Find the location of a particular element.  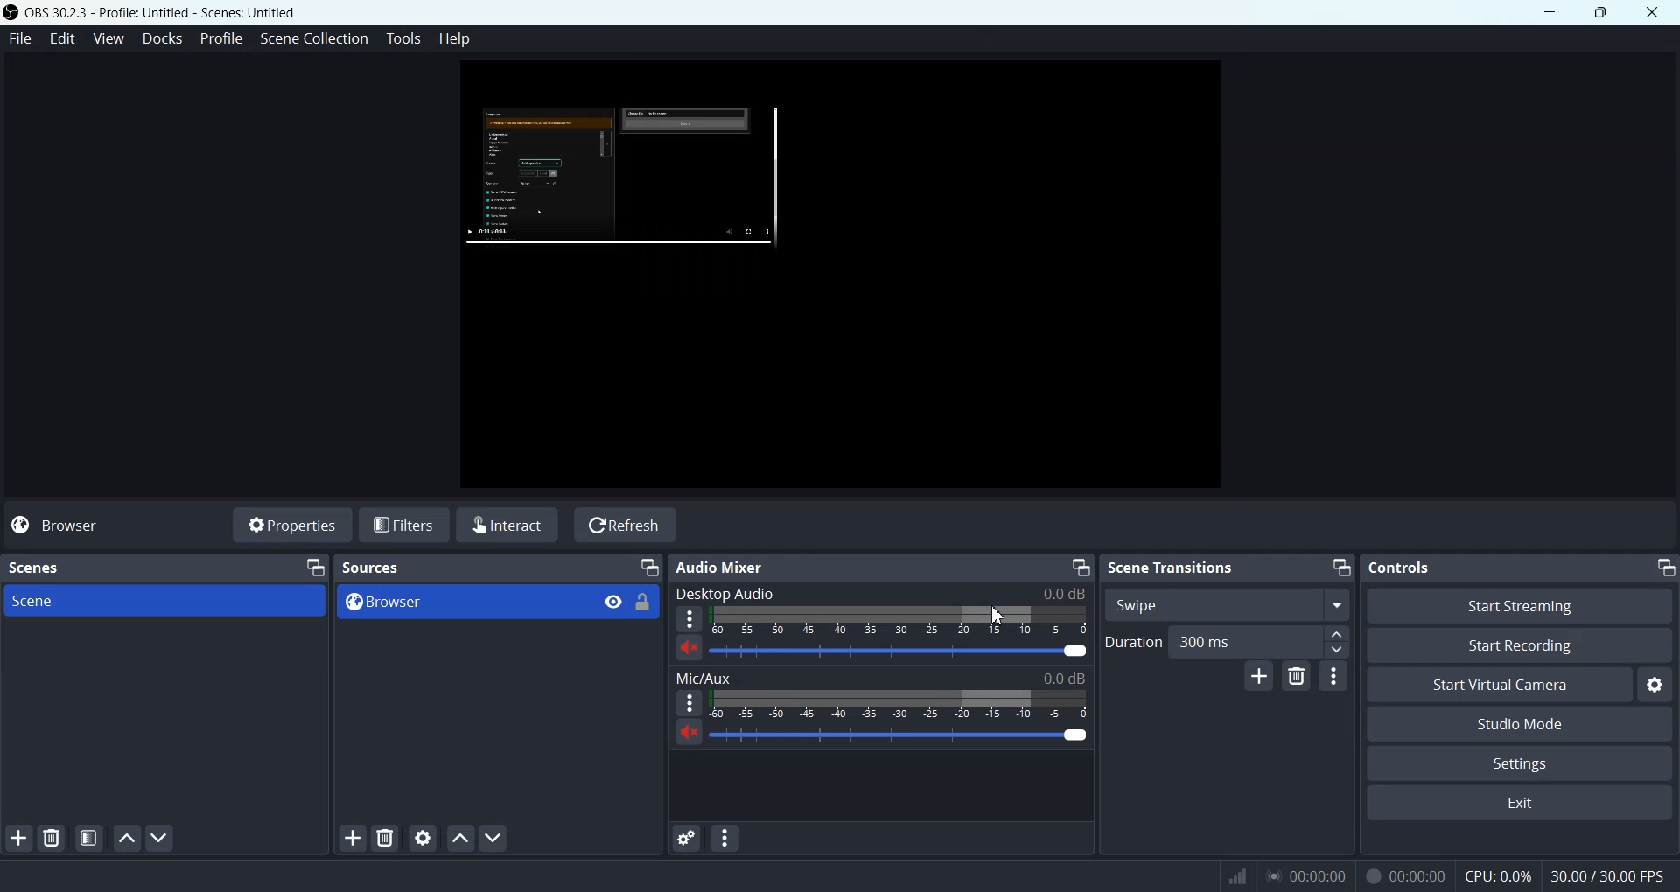

Remove configurable transition is located at coordinates (1296, 677).